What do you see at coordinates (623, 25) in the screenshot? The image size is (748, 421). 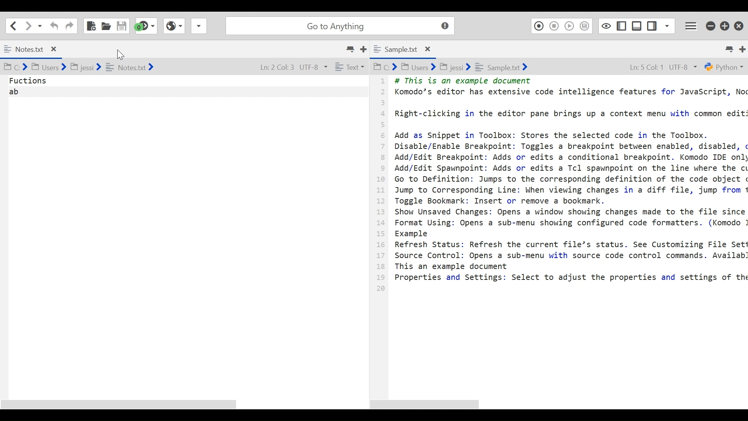 I see `Show/Hide Left Pane` at bounding box center [623, 25].